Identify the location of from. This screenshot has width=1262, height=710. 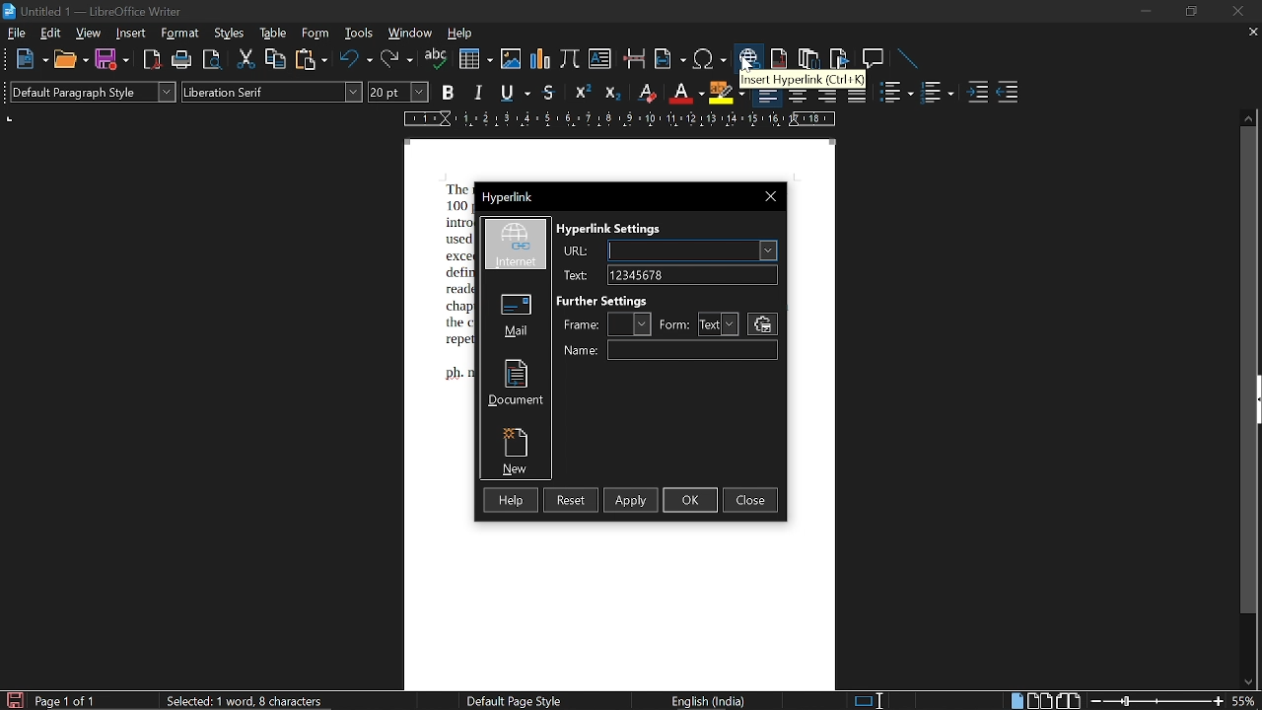
(674, 324).